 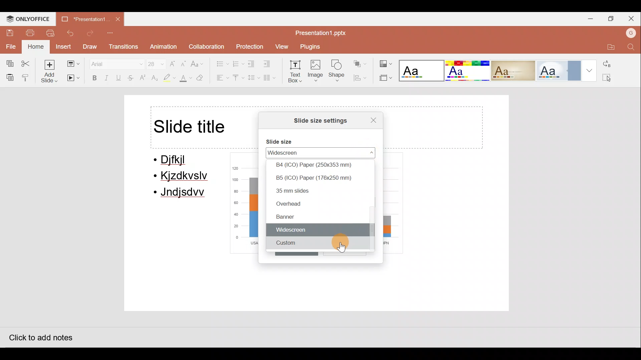 I want to click on B4 (ICO) Paper (250*353 mm), so click(x=321, y=165).